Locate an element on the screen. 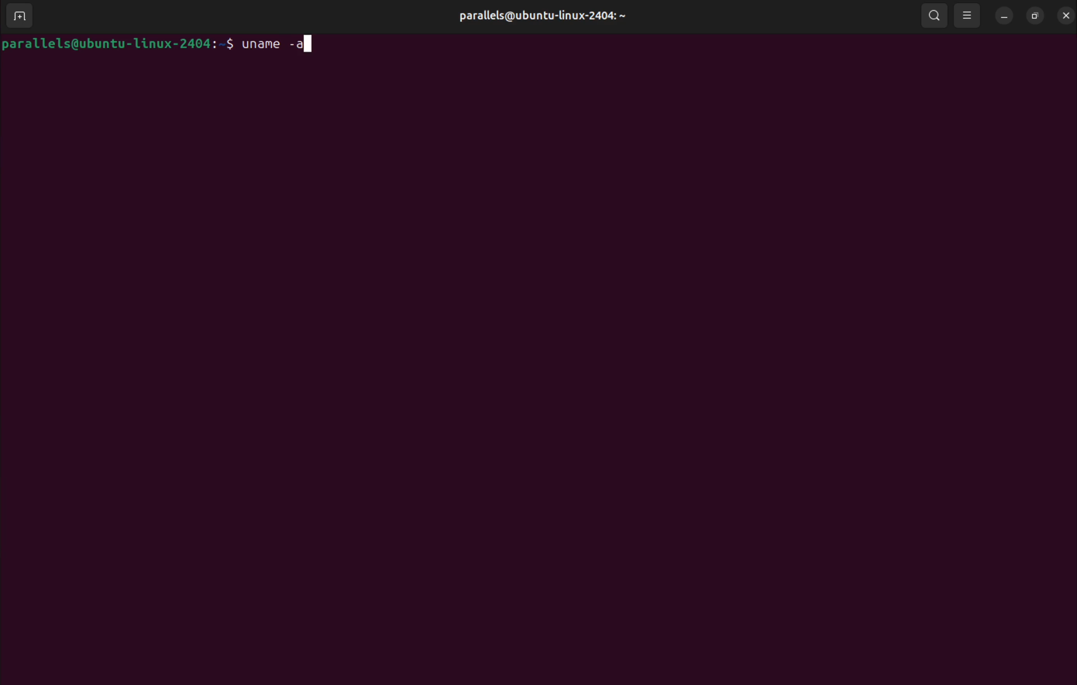  resize is located at coordinates (1036, 15).